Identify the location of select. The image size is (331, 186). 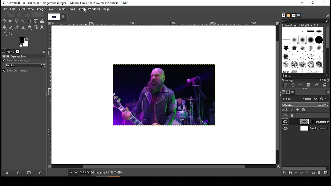
(21, 9).